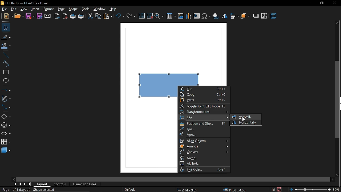 This screenshot has width=341, height=192. I want to click on 50%, so click(337, 190).